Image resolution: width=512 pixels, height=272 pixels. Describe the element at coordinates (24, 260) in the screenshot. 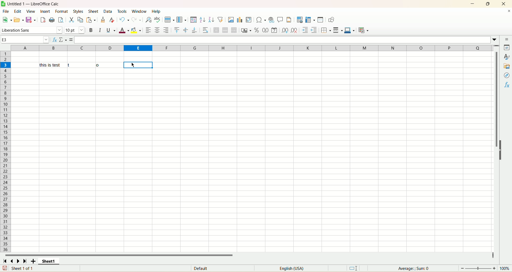

I see `scroll to last sheet` at that location.